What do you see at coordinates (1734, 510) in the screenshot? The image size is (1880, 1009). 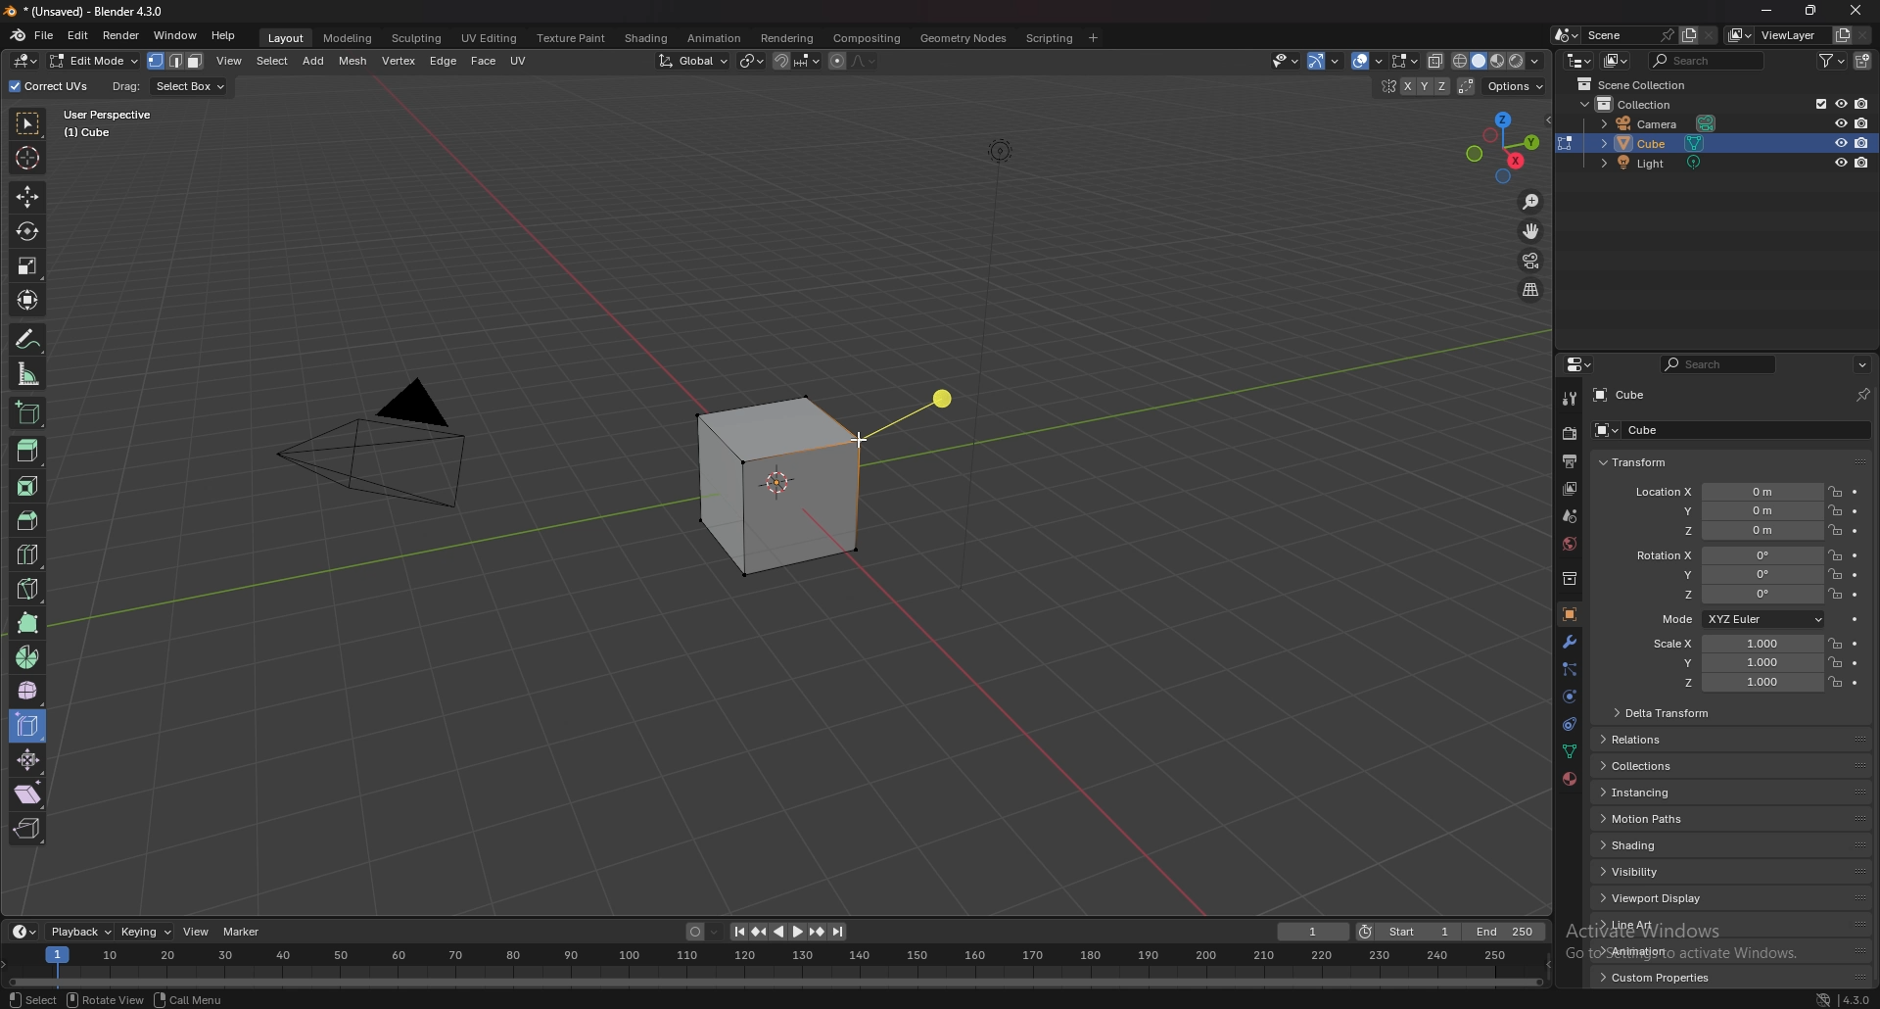 I see `location y` at bounding box center [1734, 510].